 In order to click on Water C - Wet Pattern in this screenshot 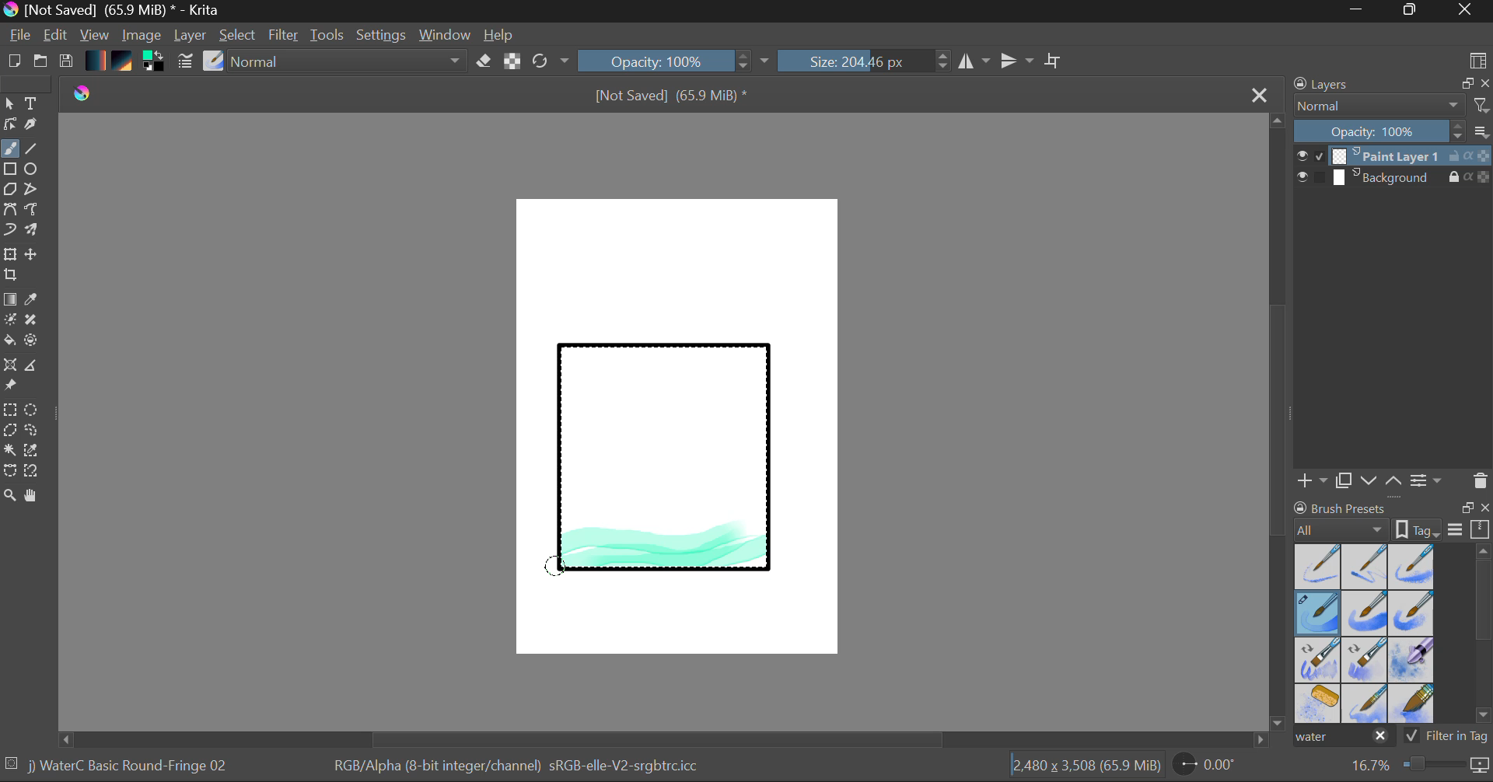, I will do `click(1411, 567)`.